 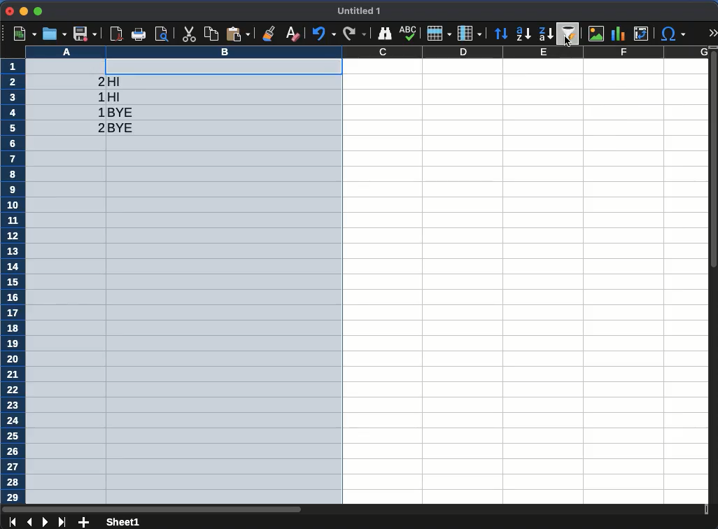 I want to click on cursor, so click(x=568, y=42).